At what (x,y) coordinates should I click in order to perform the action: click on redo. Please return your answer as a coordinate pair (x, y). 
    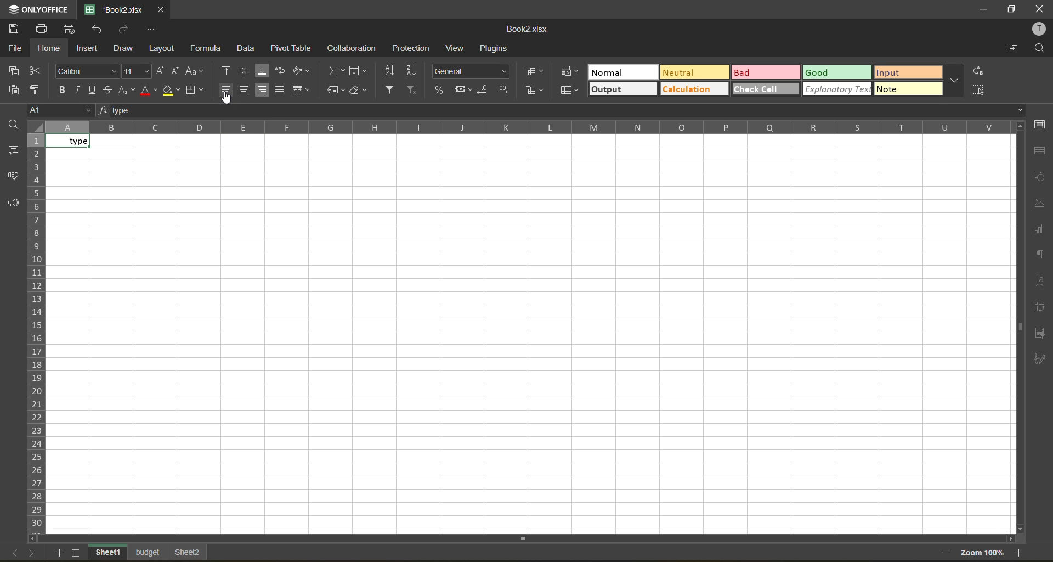
    Looking at the image, I should click on (125, 29).